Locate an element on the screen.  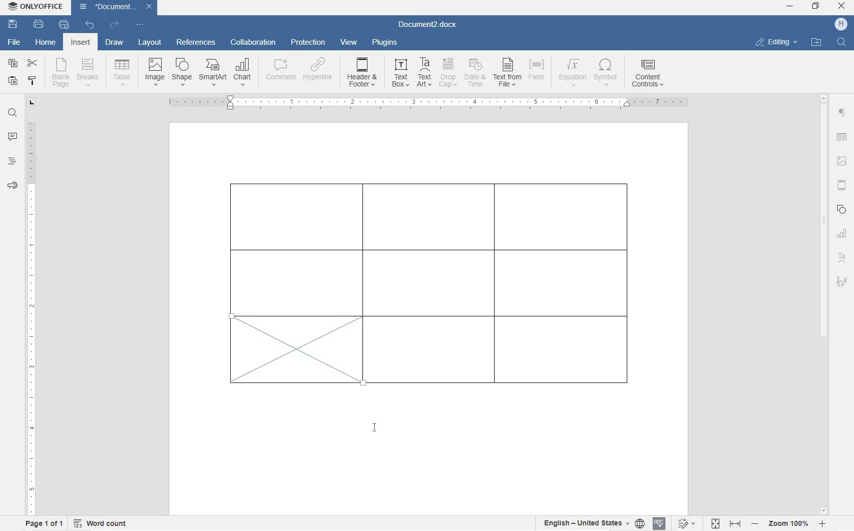
CHART is located at coordinates (243, 71).